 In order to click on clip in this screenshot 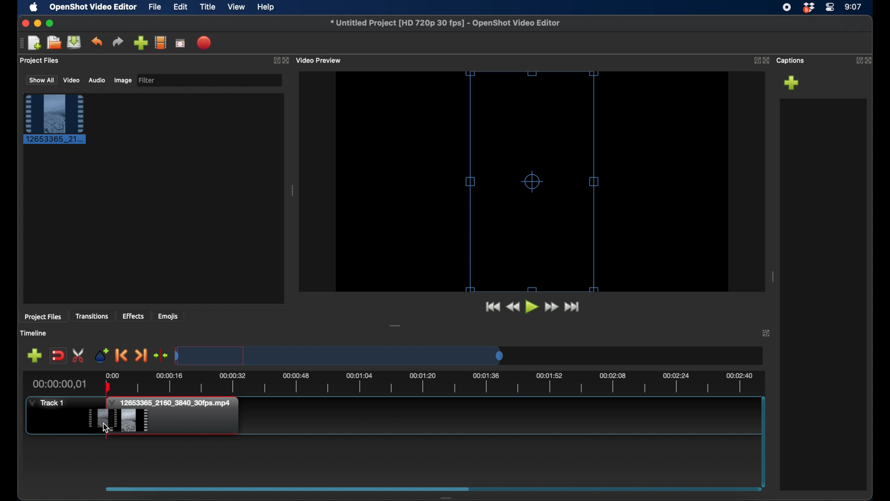, I will do `click(176, 417)`.